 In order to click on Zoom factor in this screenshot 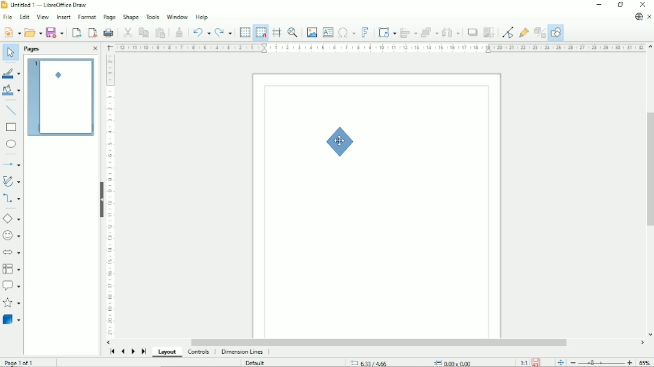, I will do `click(644, 361)`.